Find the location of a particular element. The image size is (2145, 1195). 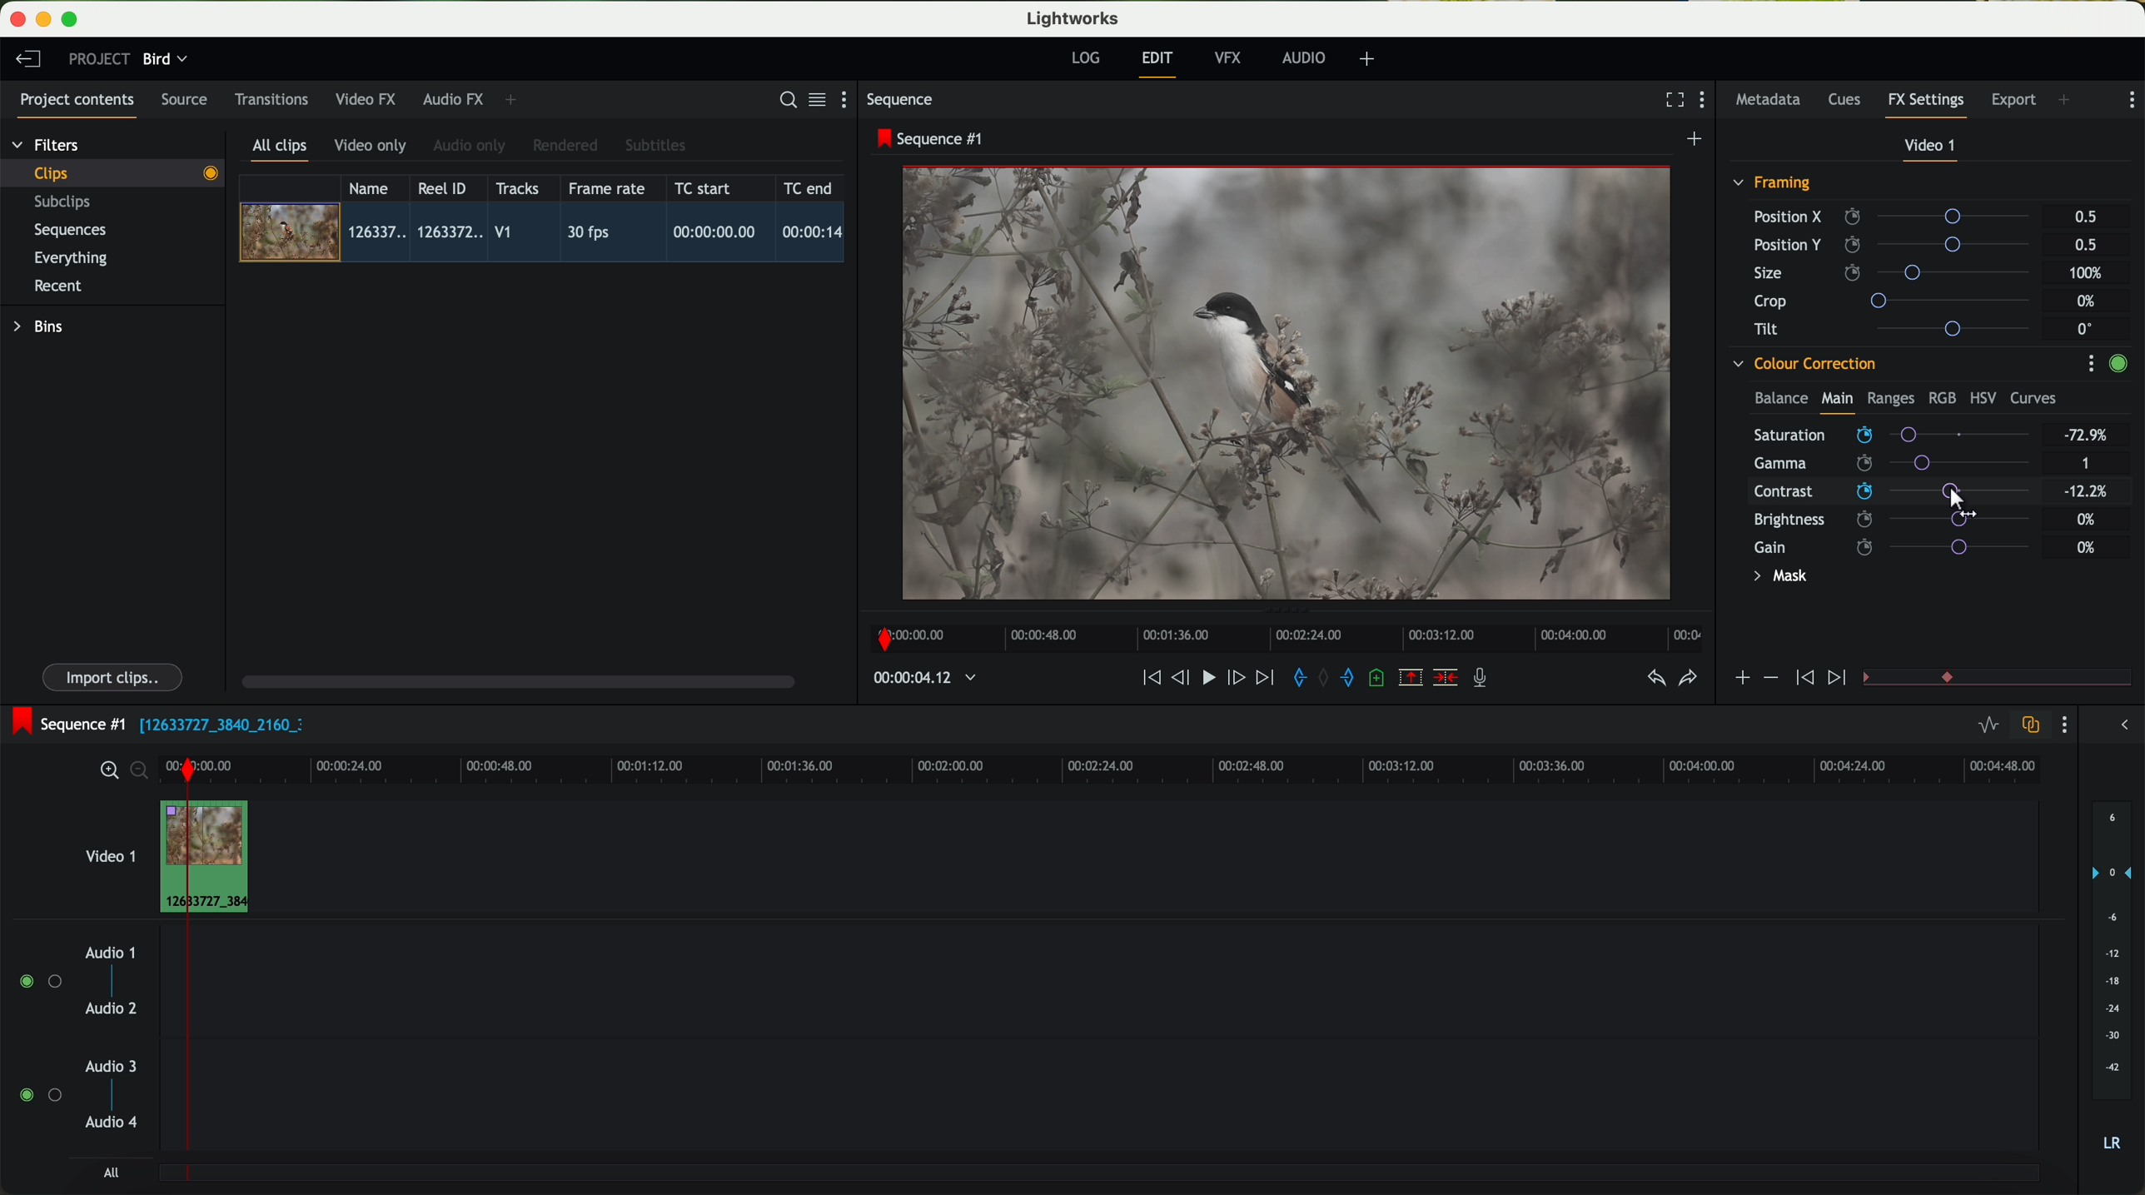

brightness is located at coordinates (1902, 520).